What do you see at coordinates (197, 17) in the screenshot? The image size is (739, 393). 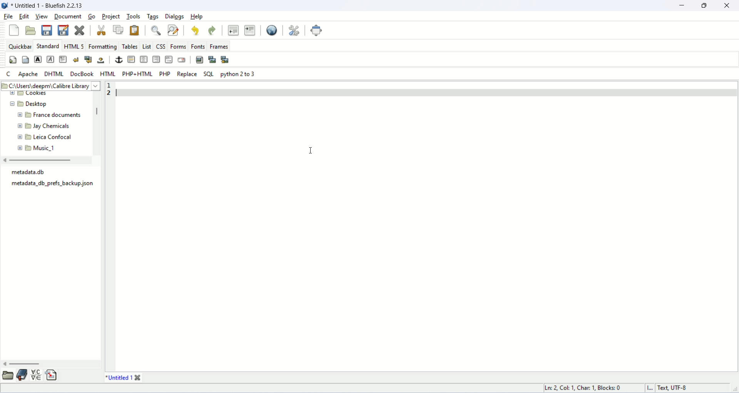 I see `help` at bounding box center [197, 17].